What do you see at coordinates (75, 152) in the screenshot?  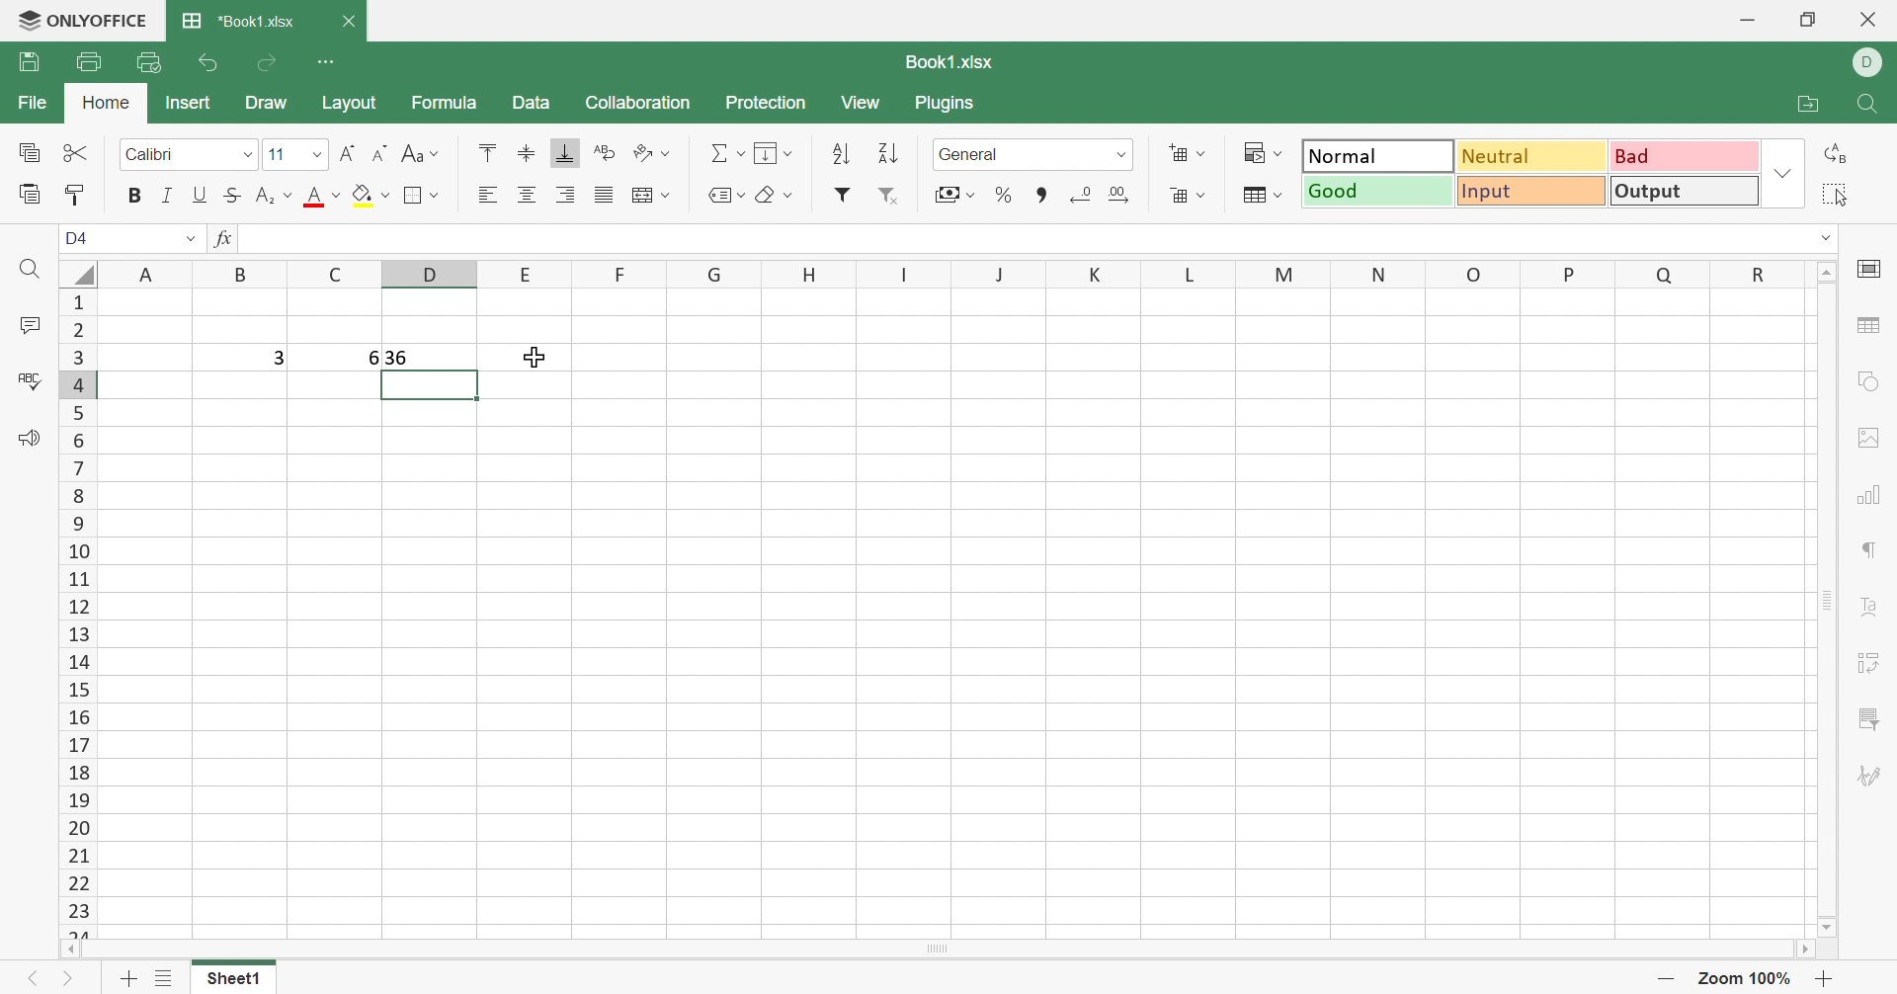 I see `Cut` at bounding box center [75, 152].